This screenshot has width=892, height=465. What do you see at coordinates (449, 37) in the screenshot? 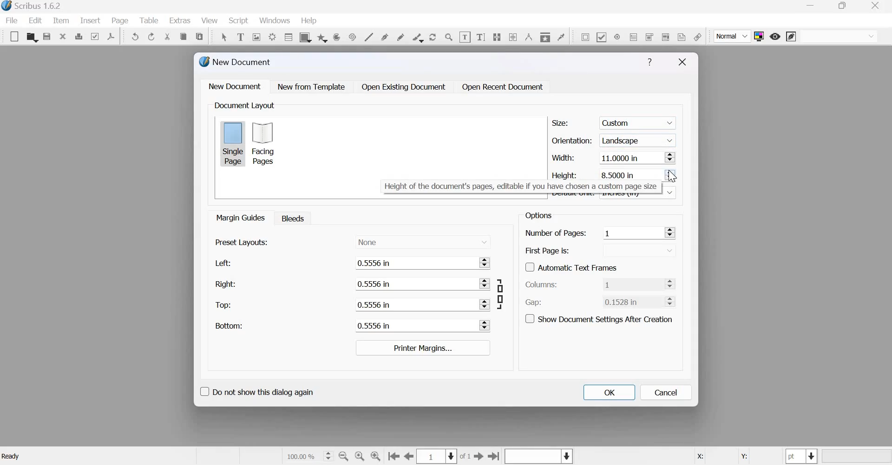
I see `Zoom in or zoom out` at bounding box center [449, 37].